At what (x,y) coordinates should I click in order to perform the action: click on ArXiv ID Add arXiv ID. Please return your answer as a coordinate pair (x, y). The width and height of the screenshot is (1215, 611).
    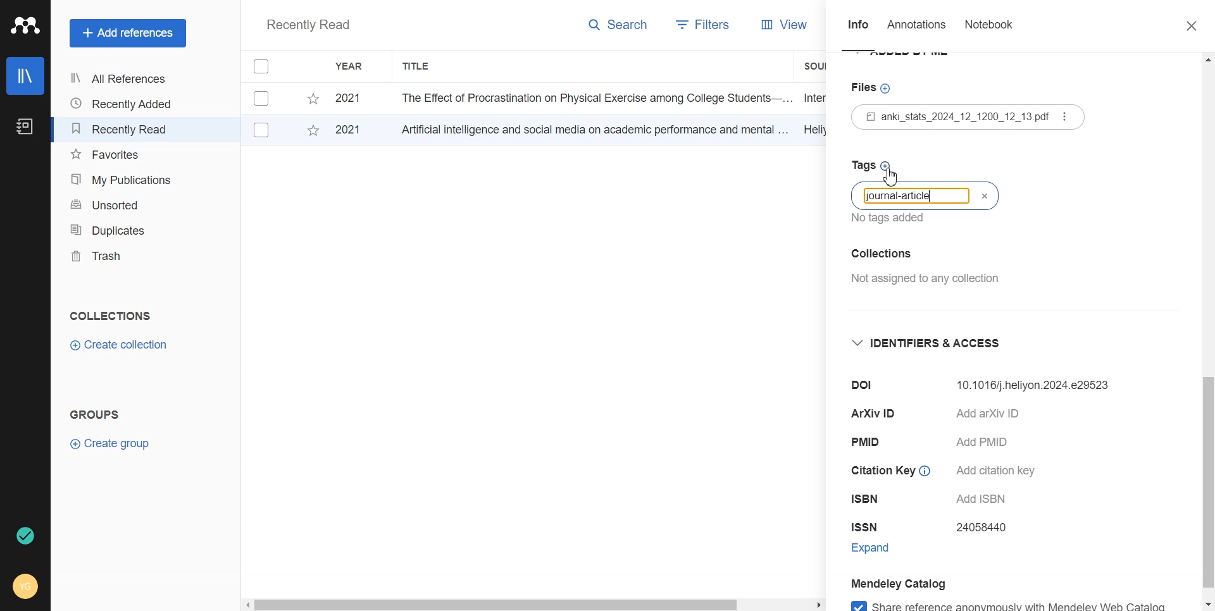
    Looking at the image, I should click on (955, 416).